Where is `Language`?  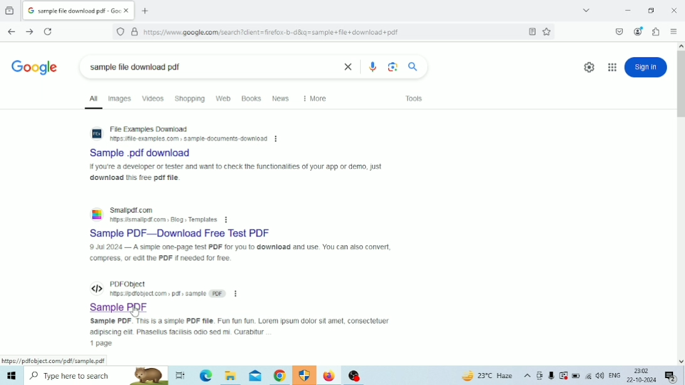
Language is located at coordinates (615, 375).